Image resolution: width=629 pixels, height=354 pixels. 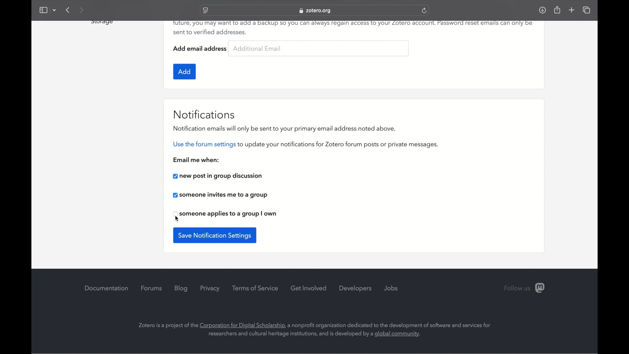 What do you see at coordinates (205, 114) in the screenshot?
I see `notifications` at bounding box center [205, 114].